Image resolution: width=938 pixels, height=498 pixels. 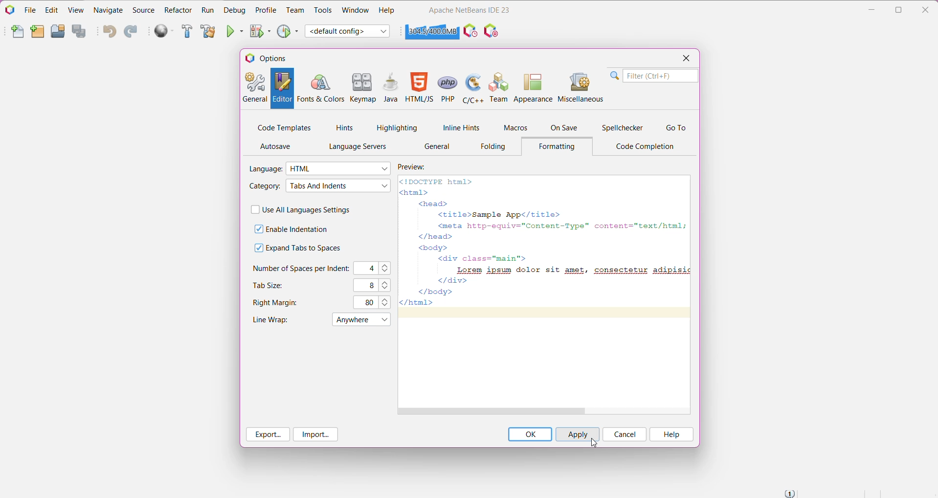 What do you see at coordinates (295, 10) in the screenshot?
I see `Team` at bounding box center [295, 10].